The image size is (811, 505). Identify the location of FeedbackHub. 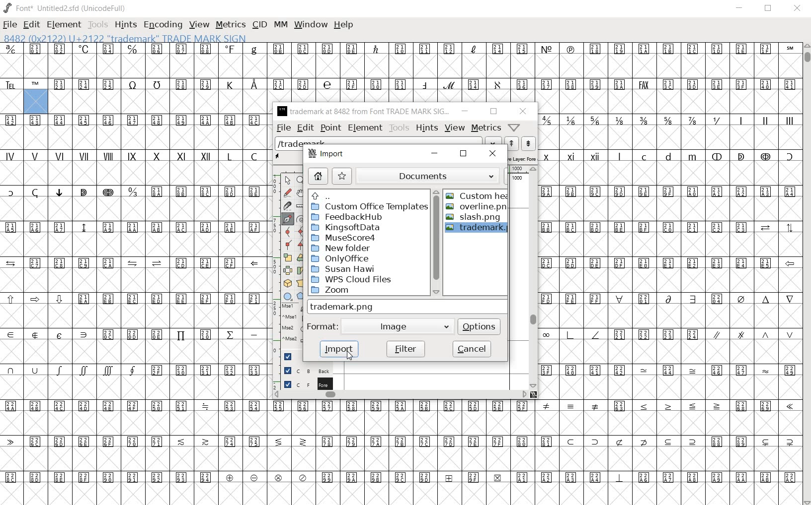
(346, 217).